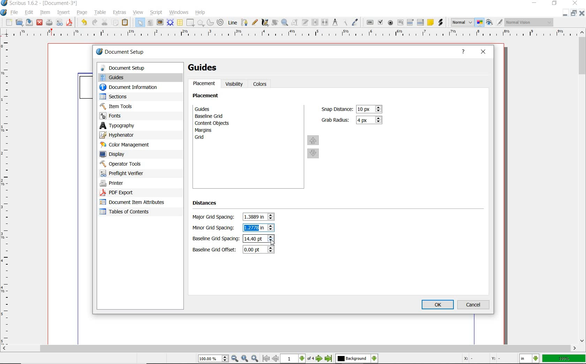 This screenshot has height=364, width=586. I want to click on Bezier curve, so click(244, 22).